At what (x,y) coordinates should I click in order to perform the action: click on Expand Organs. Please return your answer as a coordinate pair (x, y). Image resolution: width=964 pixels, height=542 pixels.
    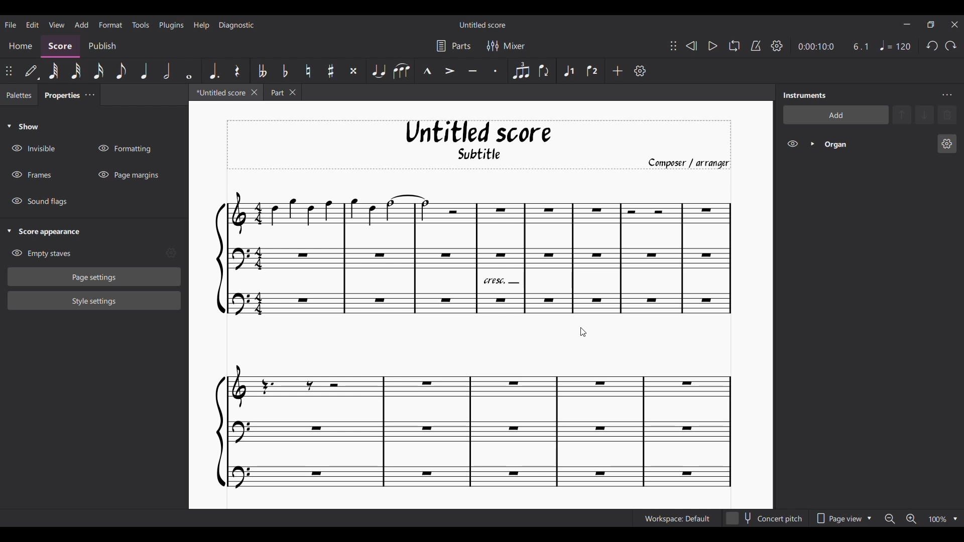
    Looking at the image, I should click on (812, 144).